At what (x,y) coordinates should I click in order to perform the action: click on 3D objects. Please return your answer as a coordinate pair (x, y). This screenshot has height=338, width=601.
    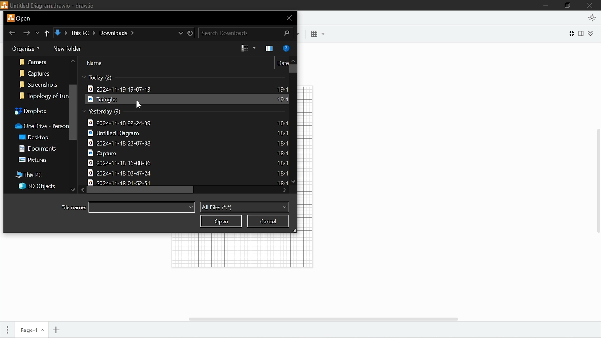
    Looking at the image, I should click on (36, 188).